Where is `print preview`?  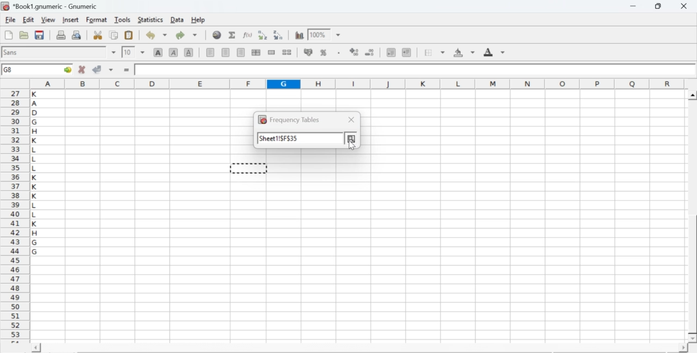
print preview is located at coordinates (77, 34).